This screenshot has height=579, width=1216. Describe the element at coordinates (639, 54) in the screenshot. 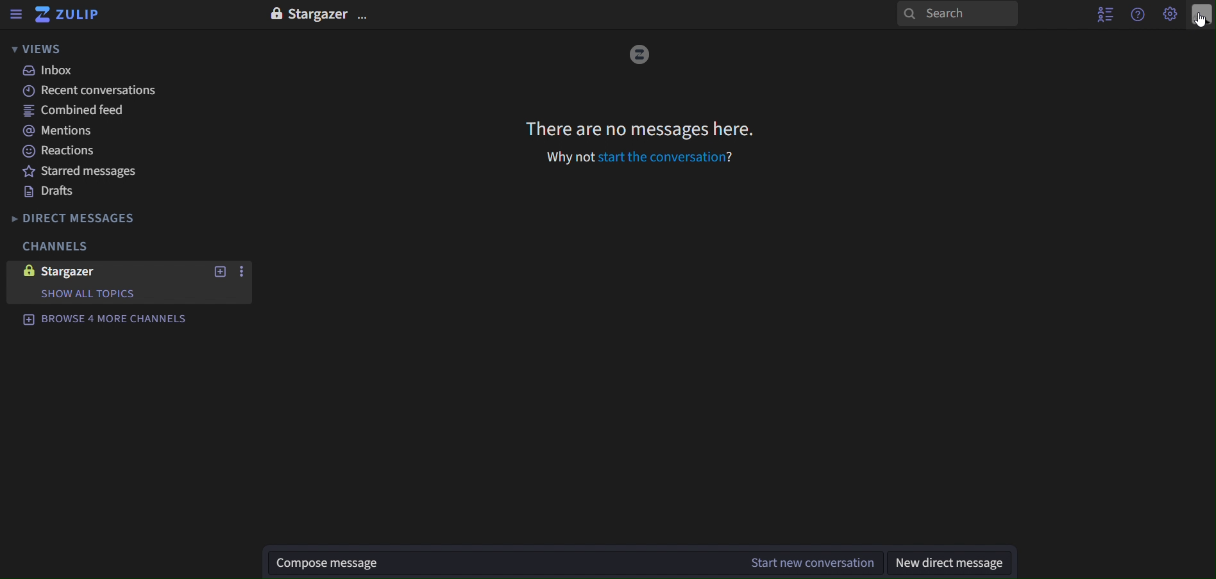

I see `image` at that location.